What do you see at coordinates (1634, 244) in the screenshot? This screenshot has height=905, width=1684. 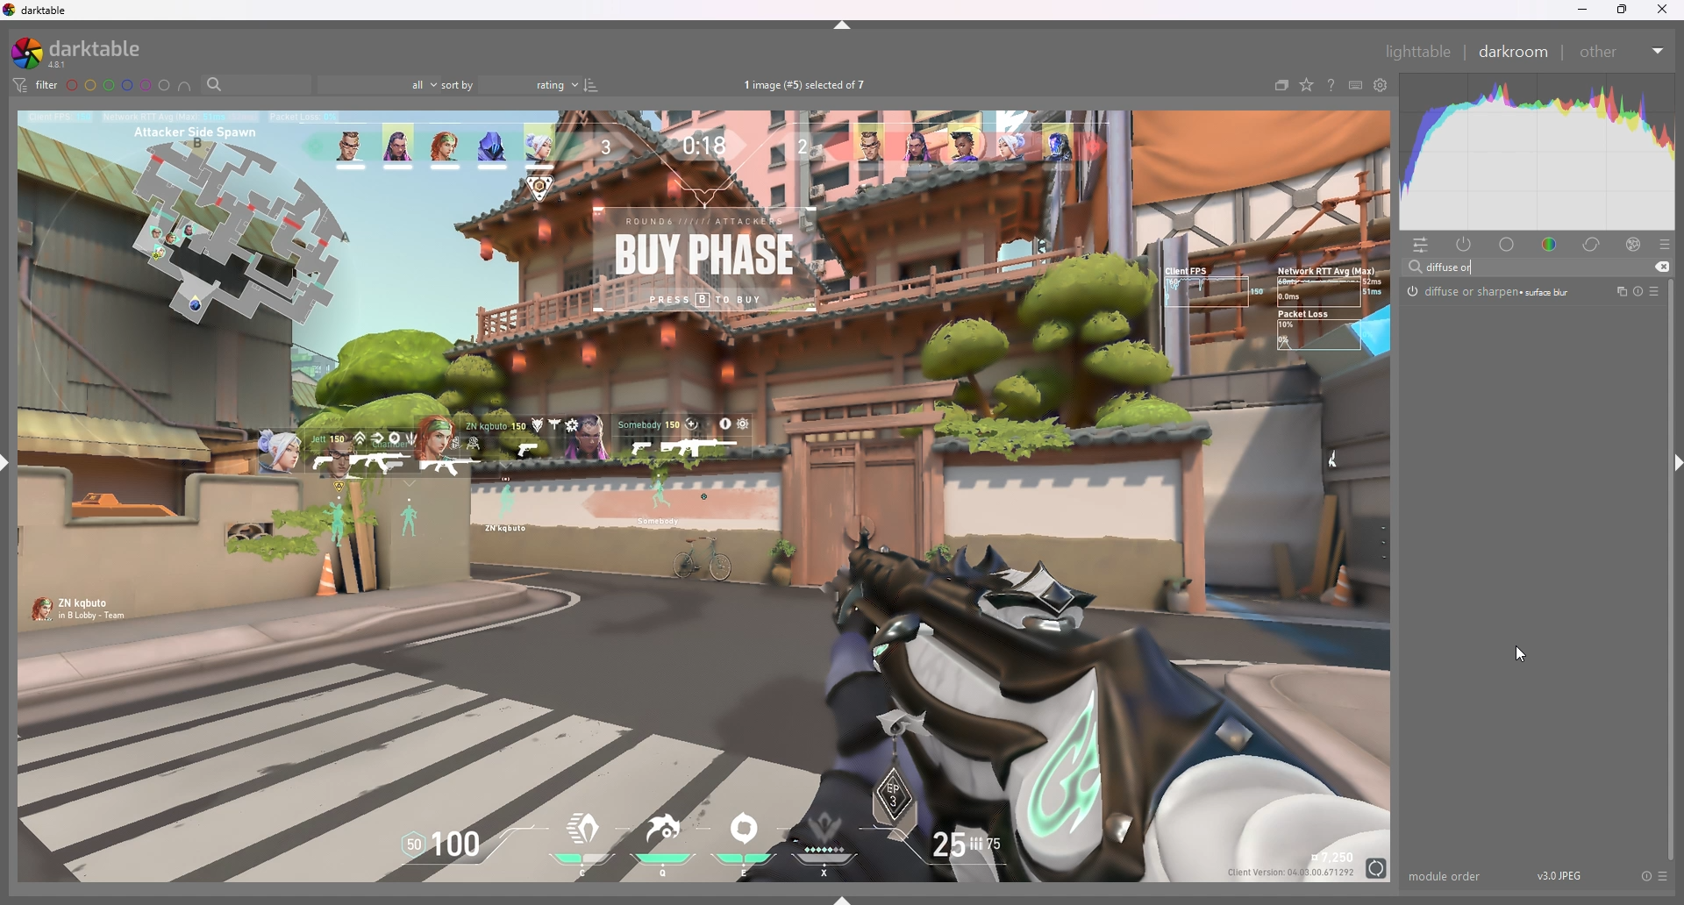 I see `effect` at bounding box center [1634, 244].